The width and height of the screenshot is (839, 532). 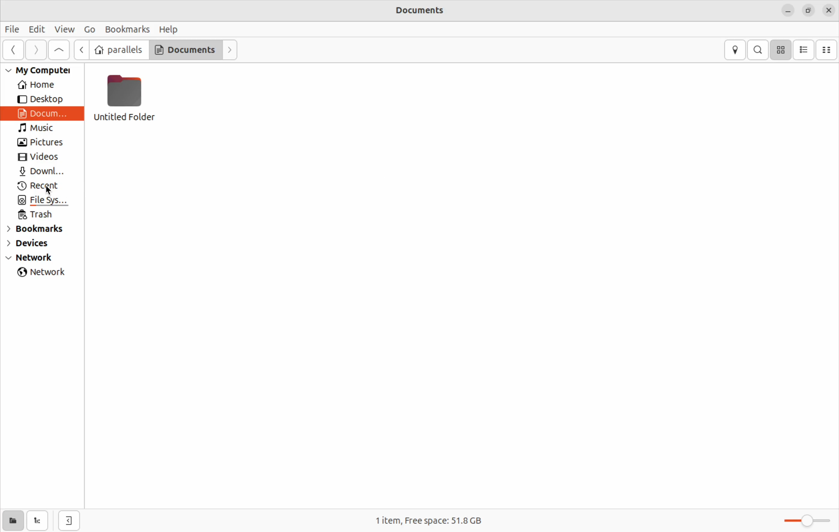 What do you see at coordinates (41, 229) in the screenshot?
I see `Bookmarks` at bounding box center [41, 229].